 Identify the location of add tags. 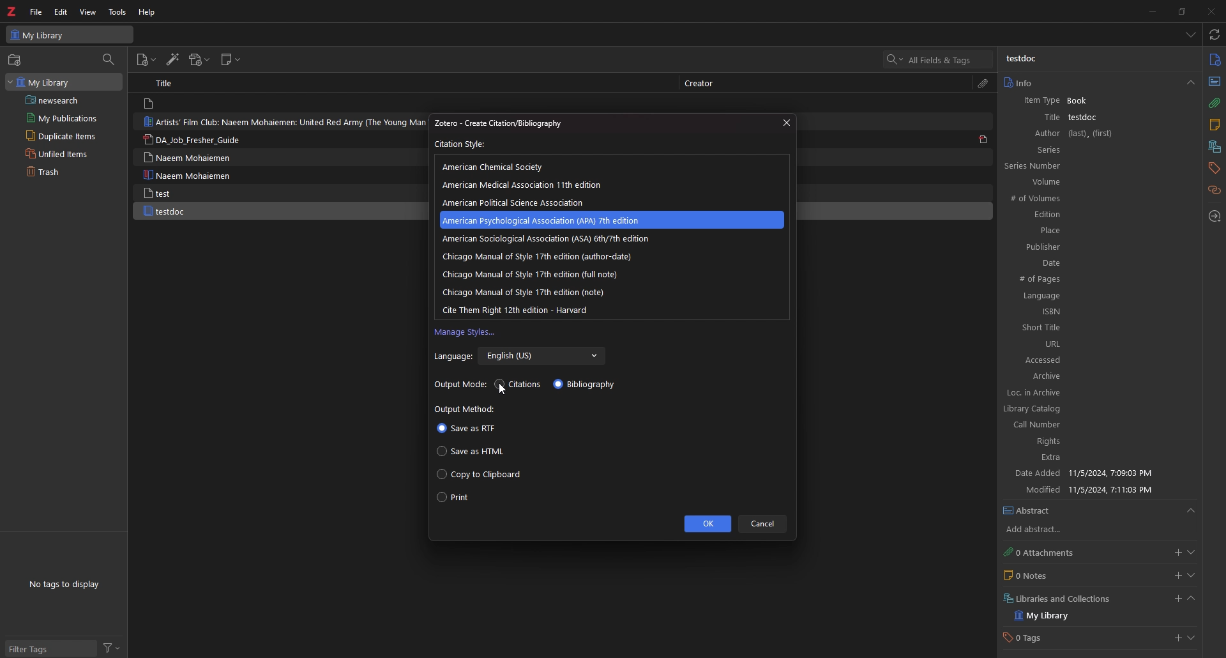
(1176, 639).